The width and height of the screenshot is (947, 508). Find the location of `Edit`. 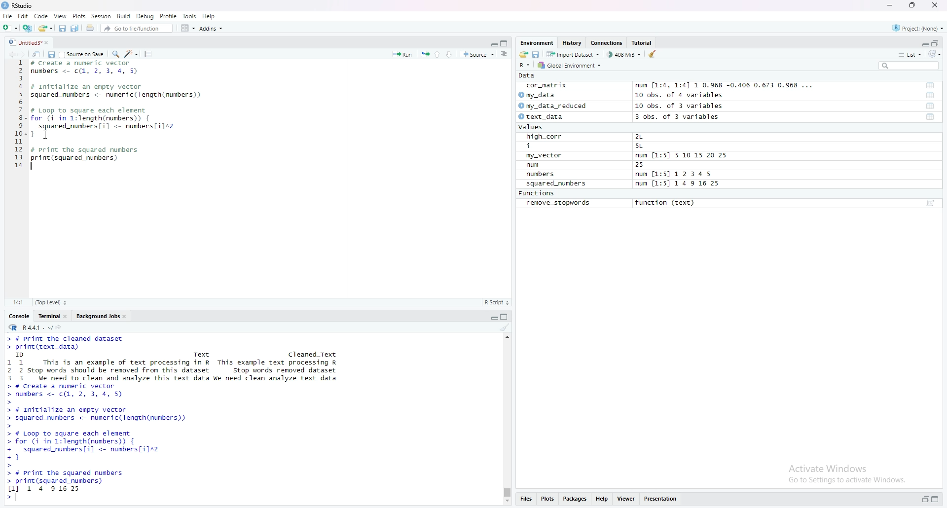

Edit is located at coordinates (23, 16).